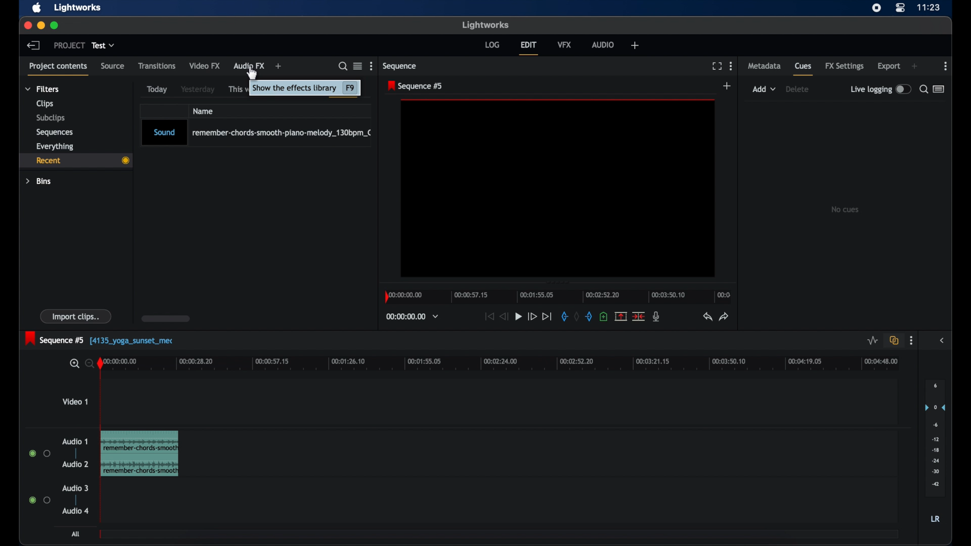 Image resolution: width=971 pixels, height=546 pixels. I want to click on back, so click(33, 45).